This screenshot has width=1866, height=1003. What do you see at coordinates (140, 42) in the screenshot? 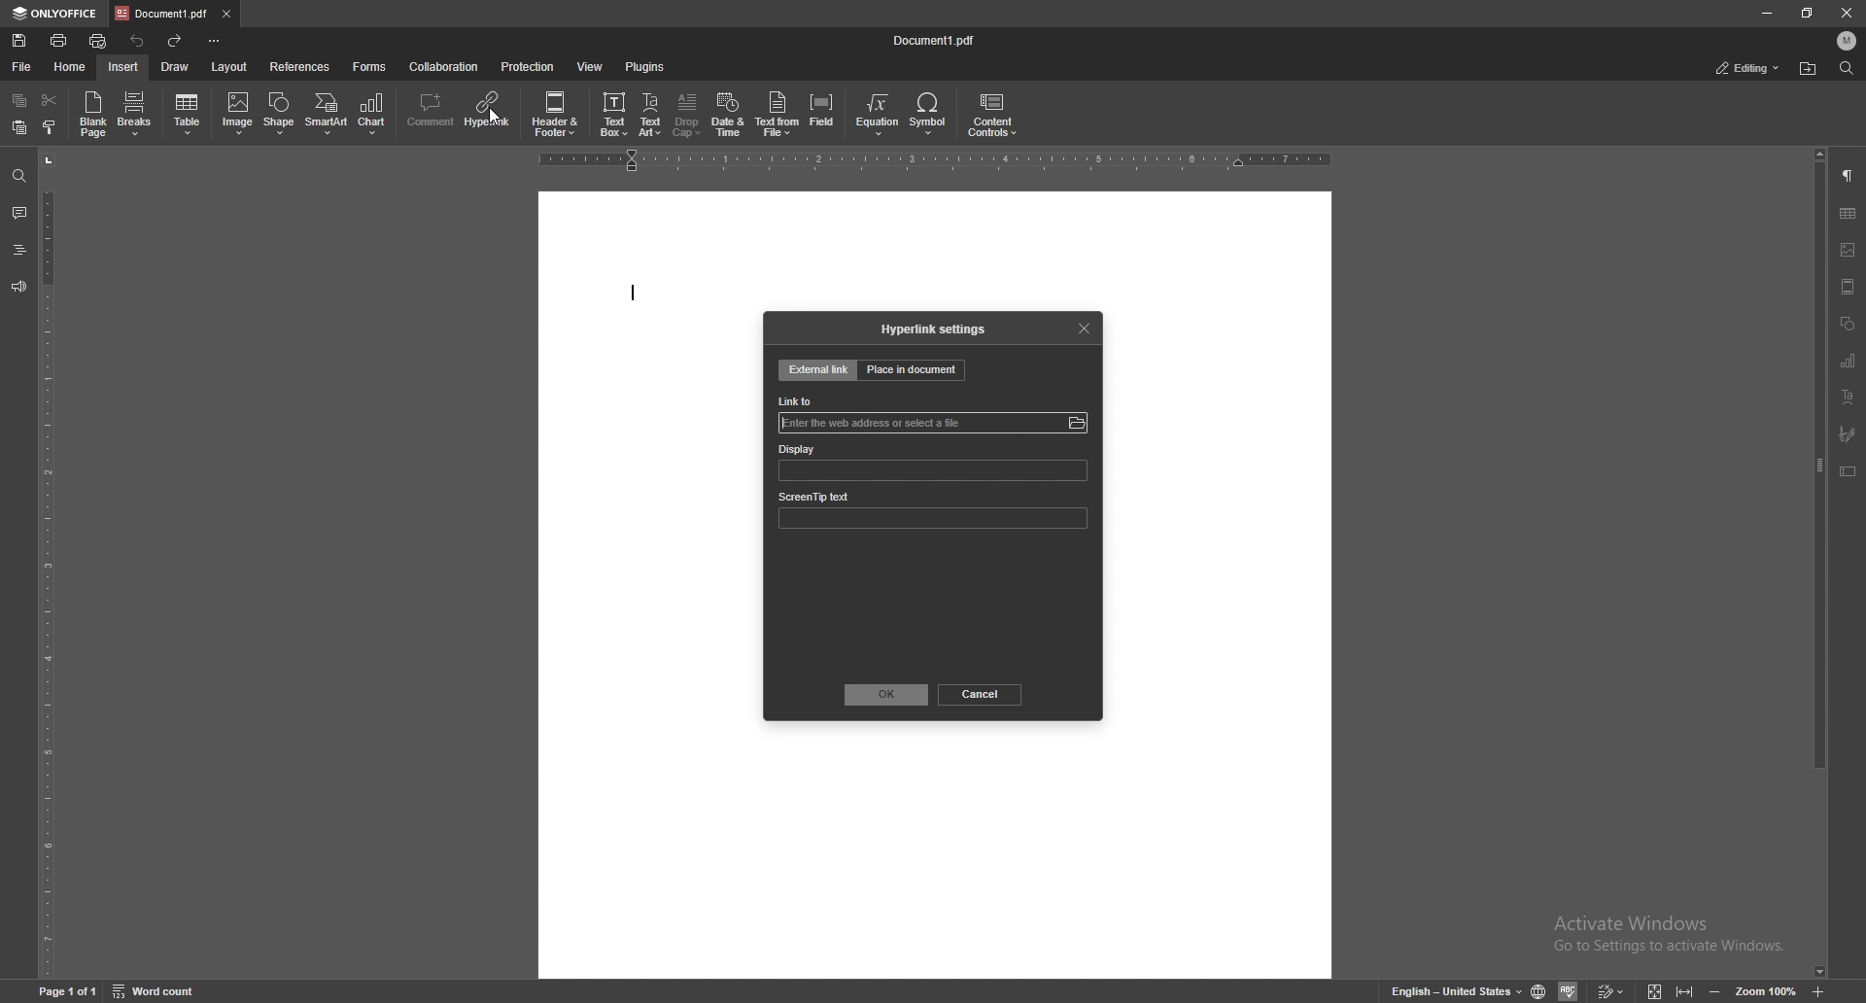
I see `undo` at bounding box center [140, 42].